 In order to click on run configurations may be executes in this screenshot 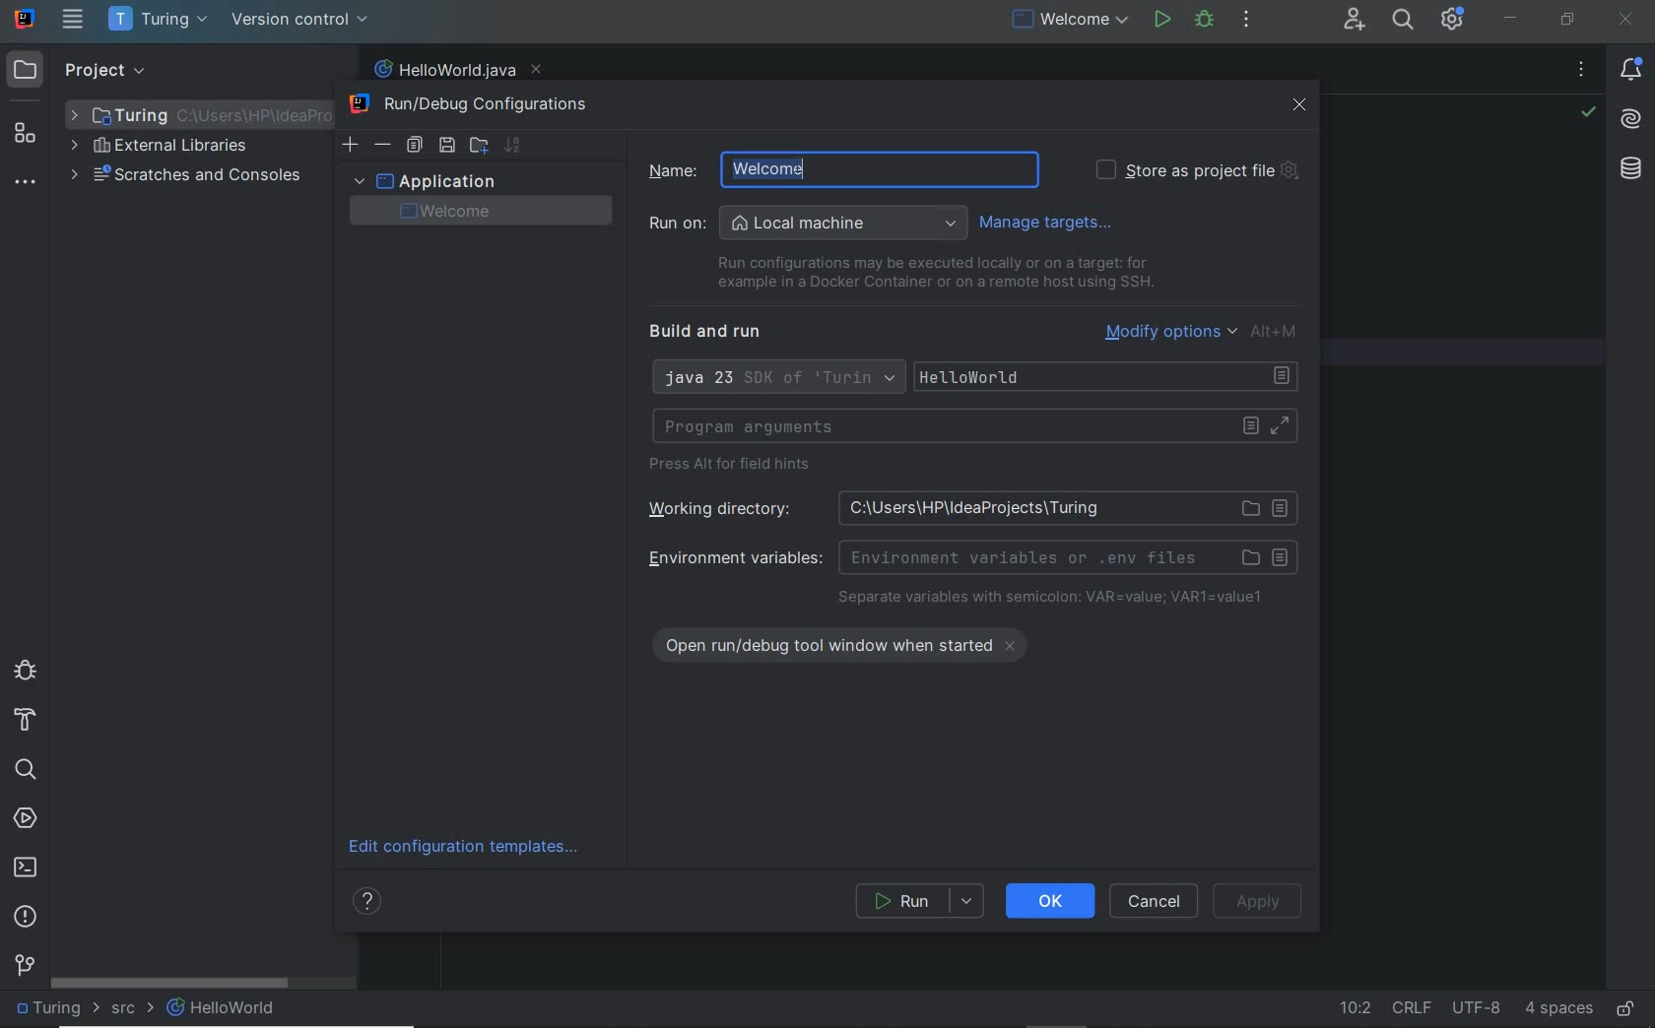, I will do `click(928, 273)`.